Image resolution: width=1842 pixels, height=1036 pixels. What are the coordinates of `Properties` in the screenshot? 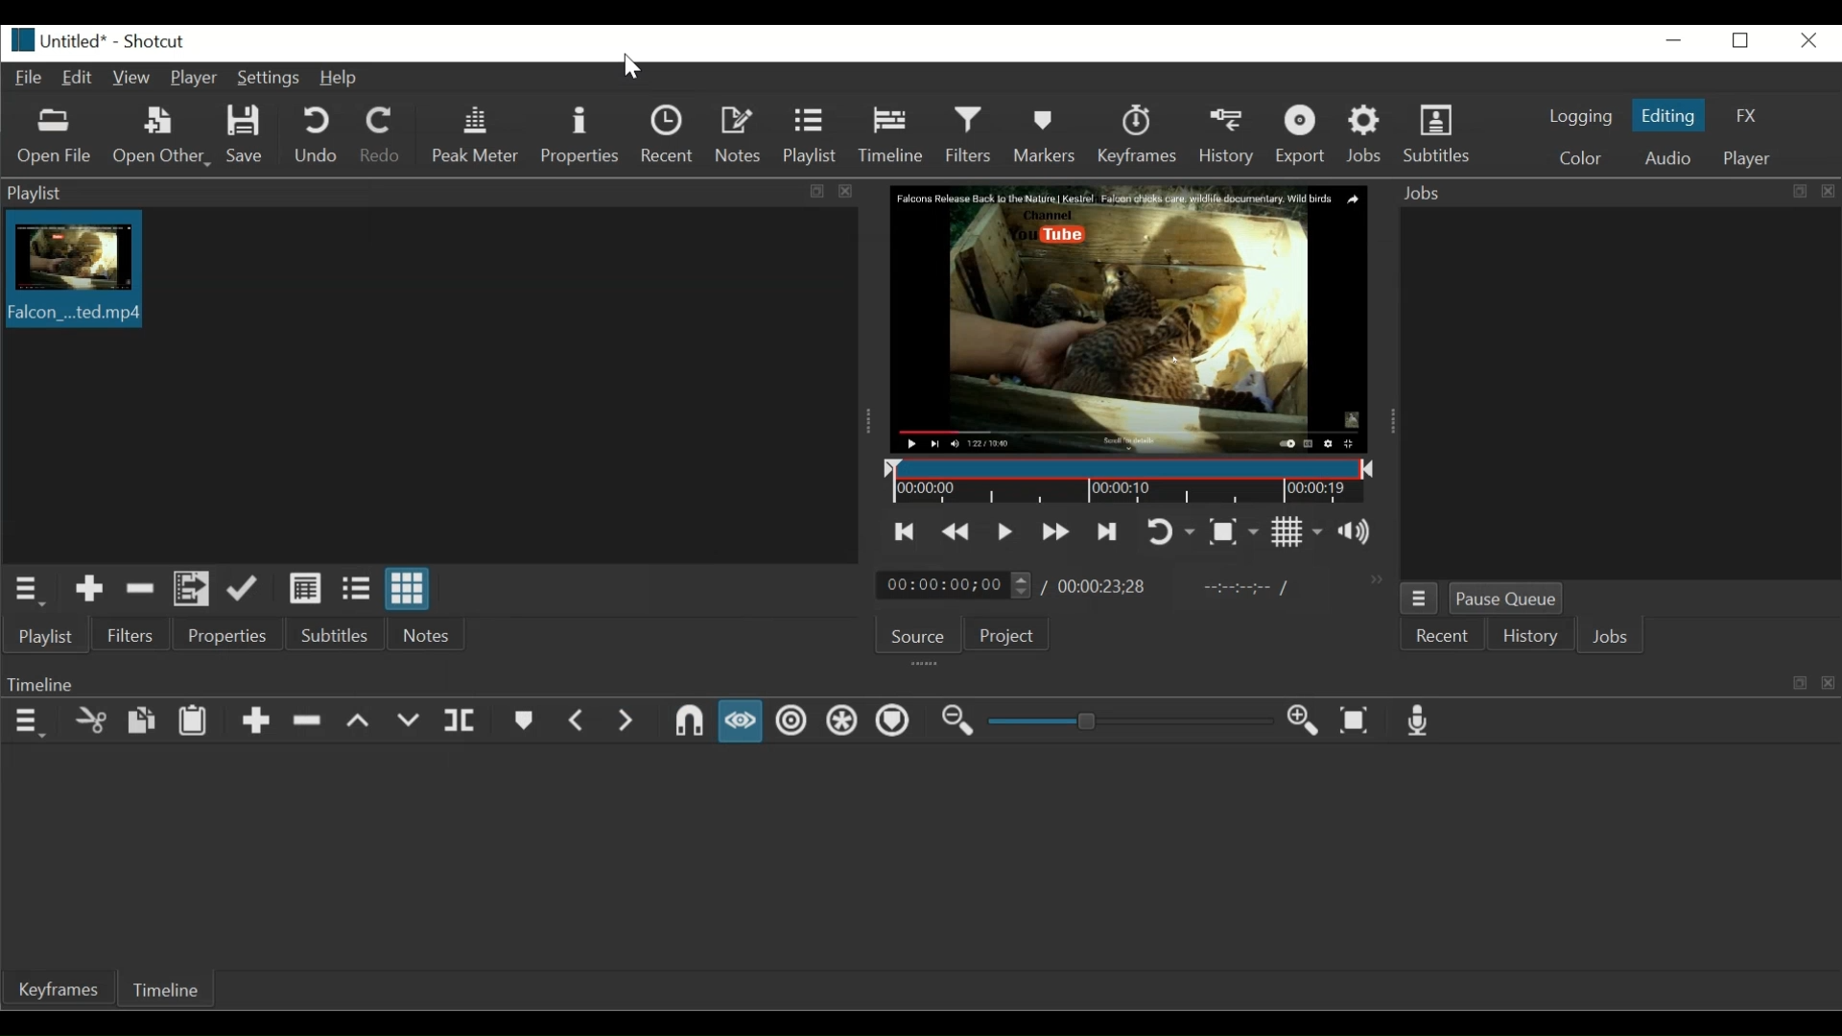 It's located at (225, 633).